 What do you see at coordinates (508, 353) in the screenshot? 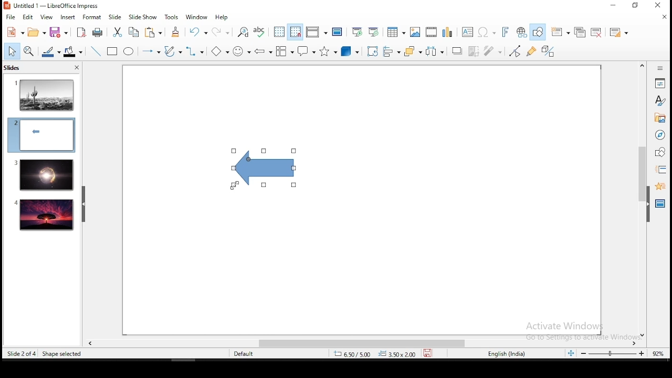
I see `english (india)` at bounding box center [508, 353].